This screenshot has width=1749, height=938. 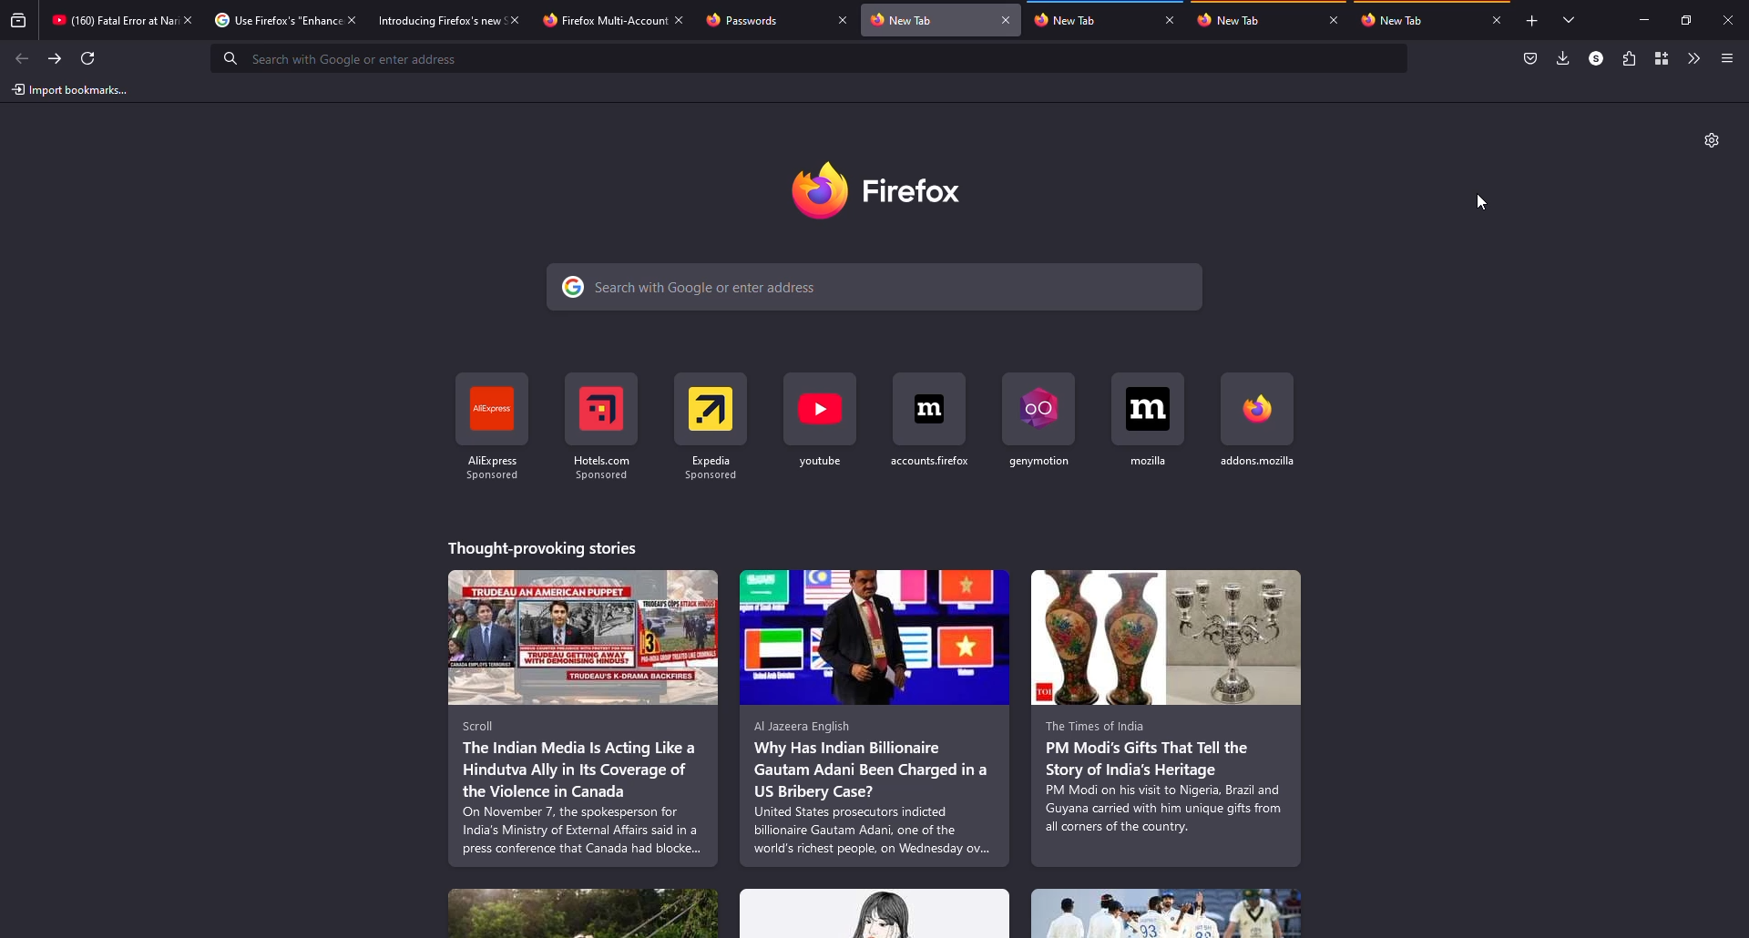 I want to click on tab, so click(x=1253, y=23).